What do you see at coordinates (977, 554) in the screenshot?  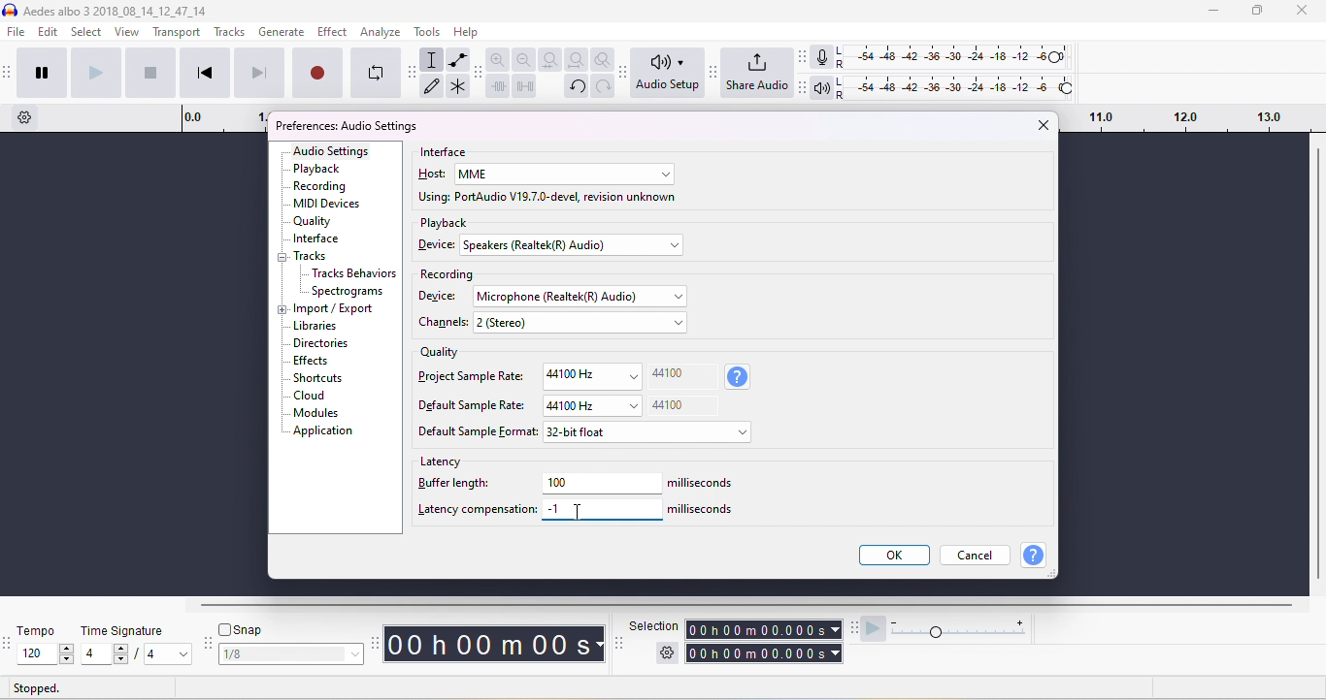 I see `cancel` at bounding box center [977, 554].